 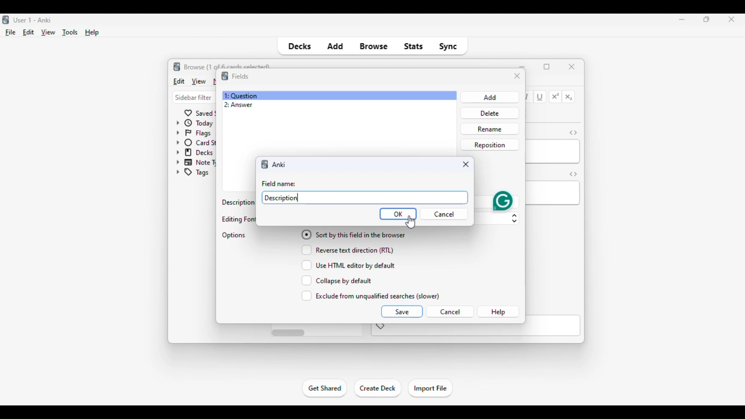 What do you see at coordinates (498, 312) in the screenshot?
I see `help` at bounding box center [498, 312].